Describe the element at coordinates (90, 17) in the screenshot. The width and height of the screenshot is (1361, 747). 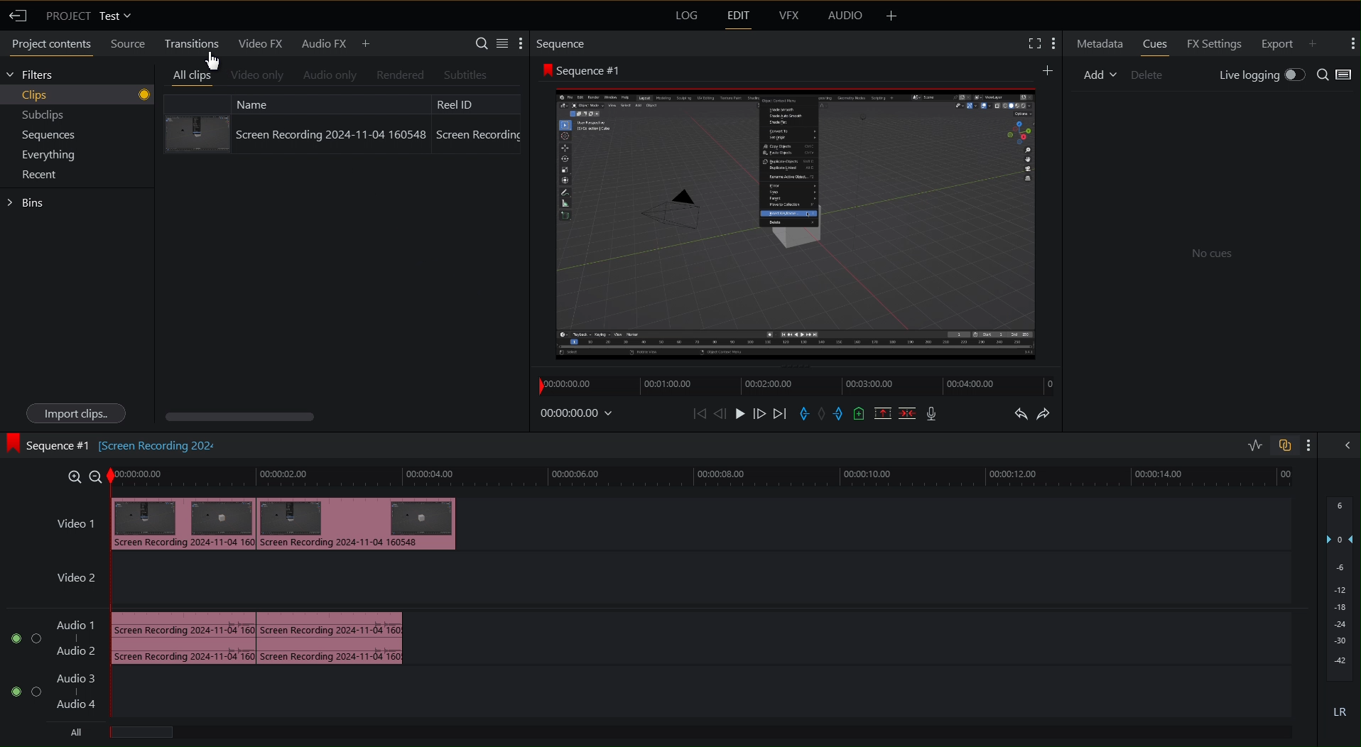
I see `Project Test` at that location.